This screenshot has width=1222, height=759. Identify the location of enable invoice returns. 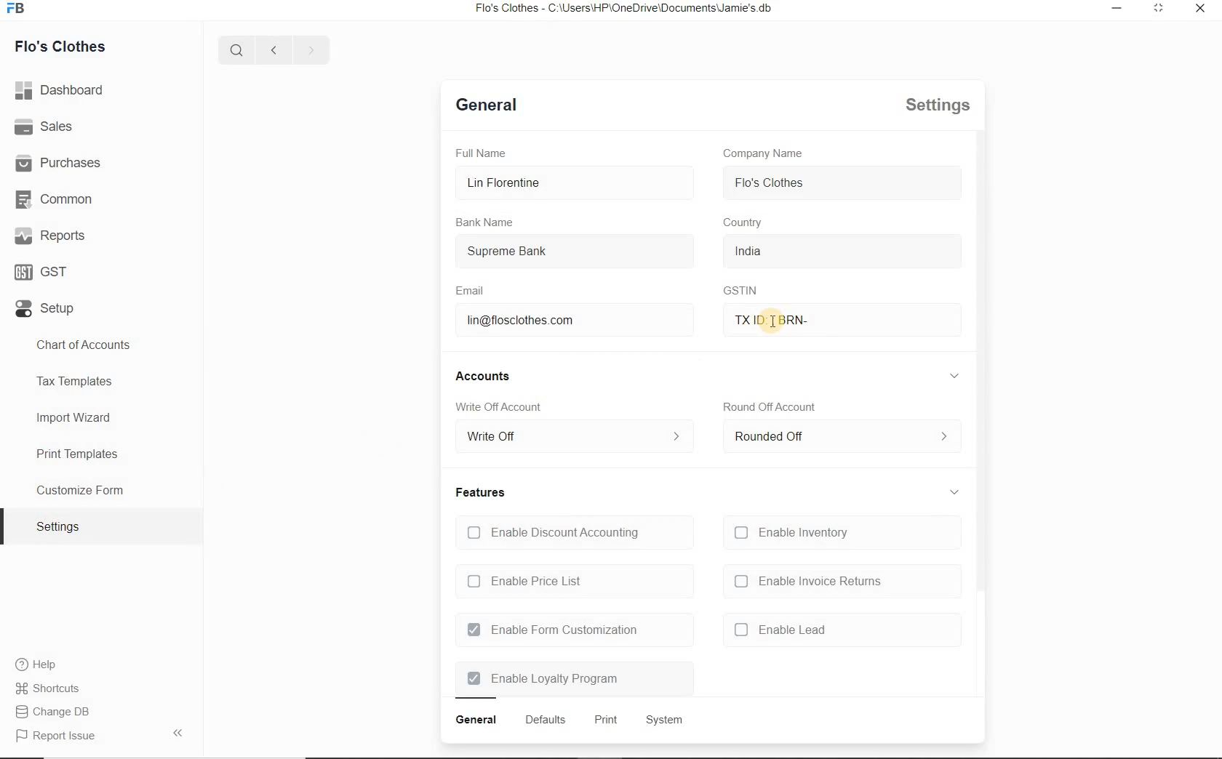
(807, 582).